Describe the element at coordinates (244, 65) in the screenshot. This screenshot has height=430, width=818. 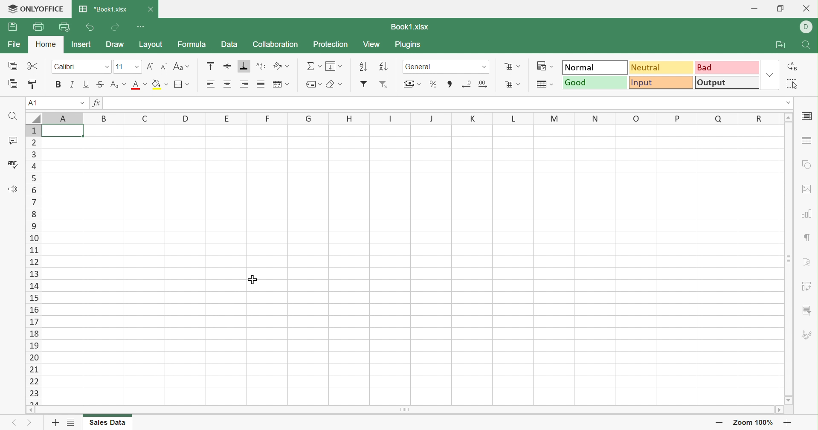
I see `Align Bottom` at that location.